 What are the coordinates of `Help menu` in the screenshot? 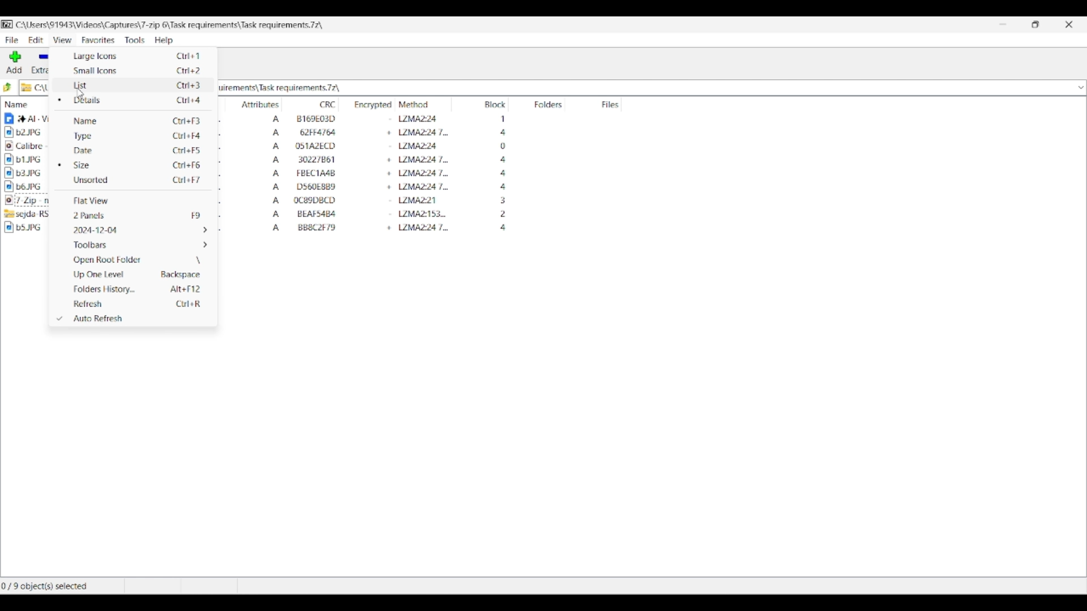 It's located at (164, 40).